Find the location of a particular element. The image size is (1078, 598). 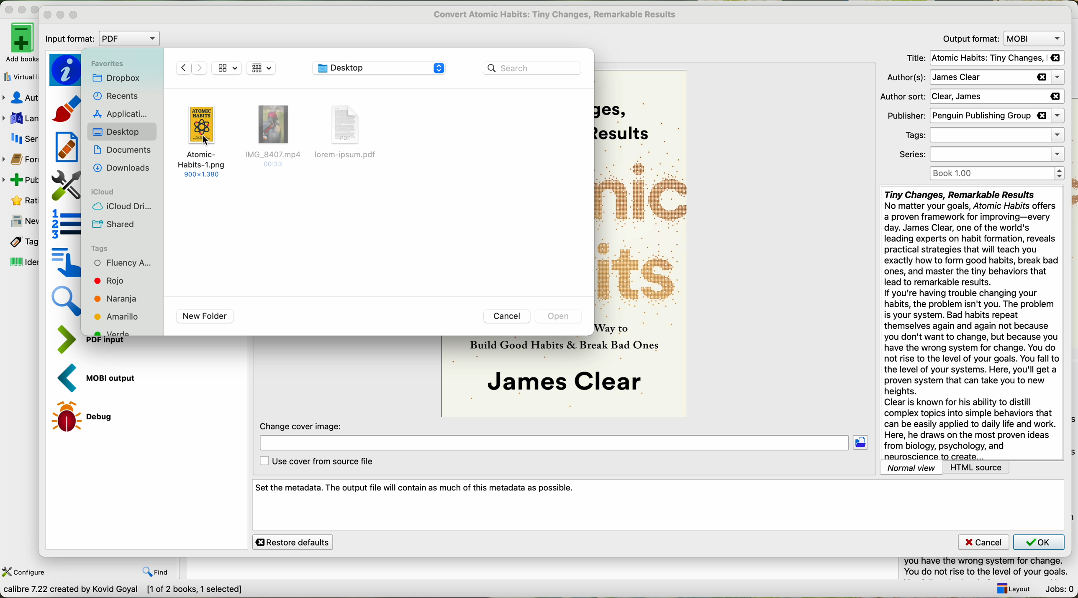

book cover is located at coordinates (519, 377).